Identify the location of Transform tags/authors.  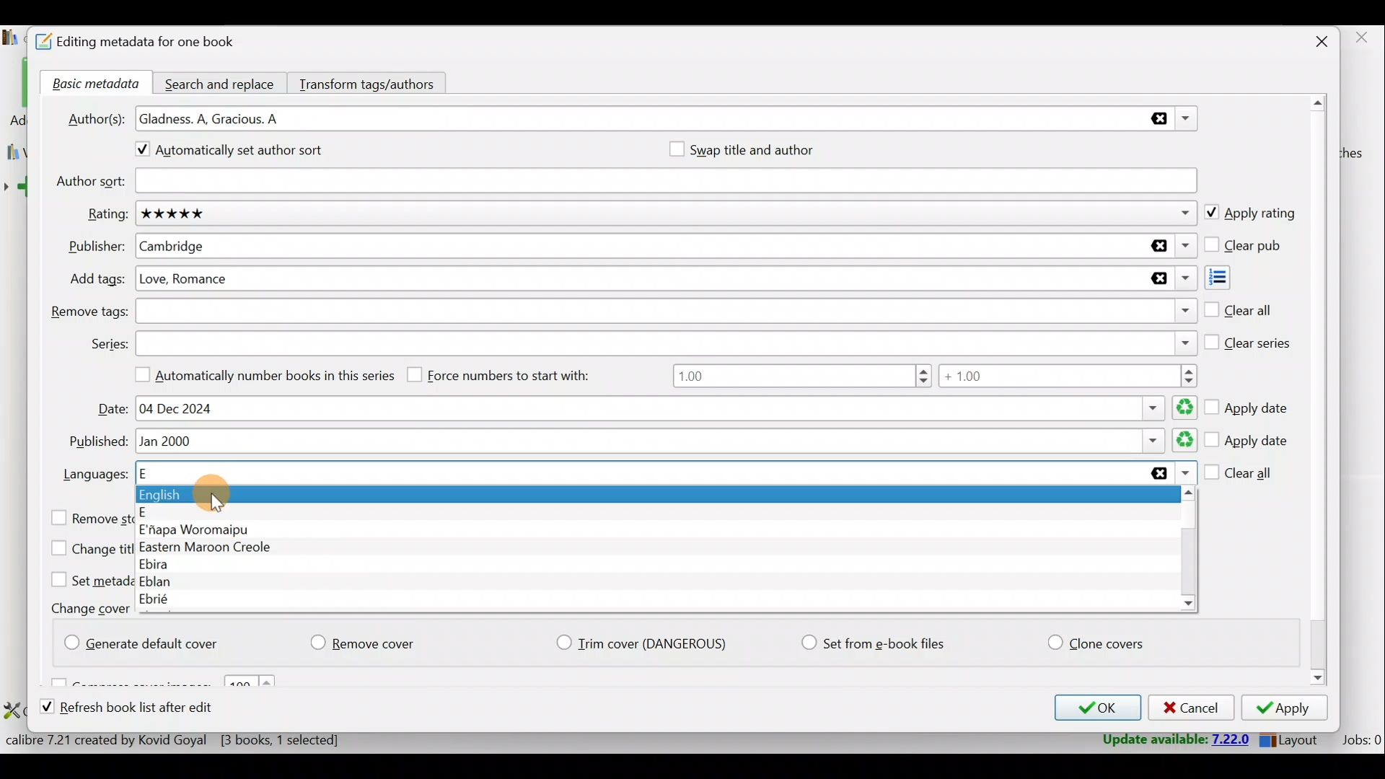
(373, 82).